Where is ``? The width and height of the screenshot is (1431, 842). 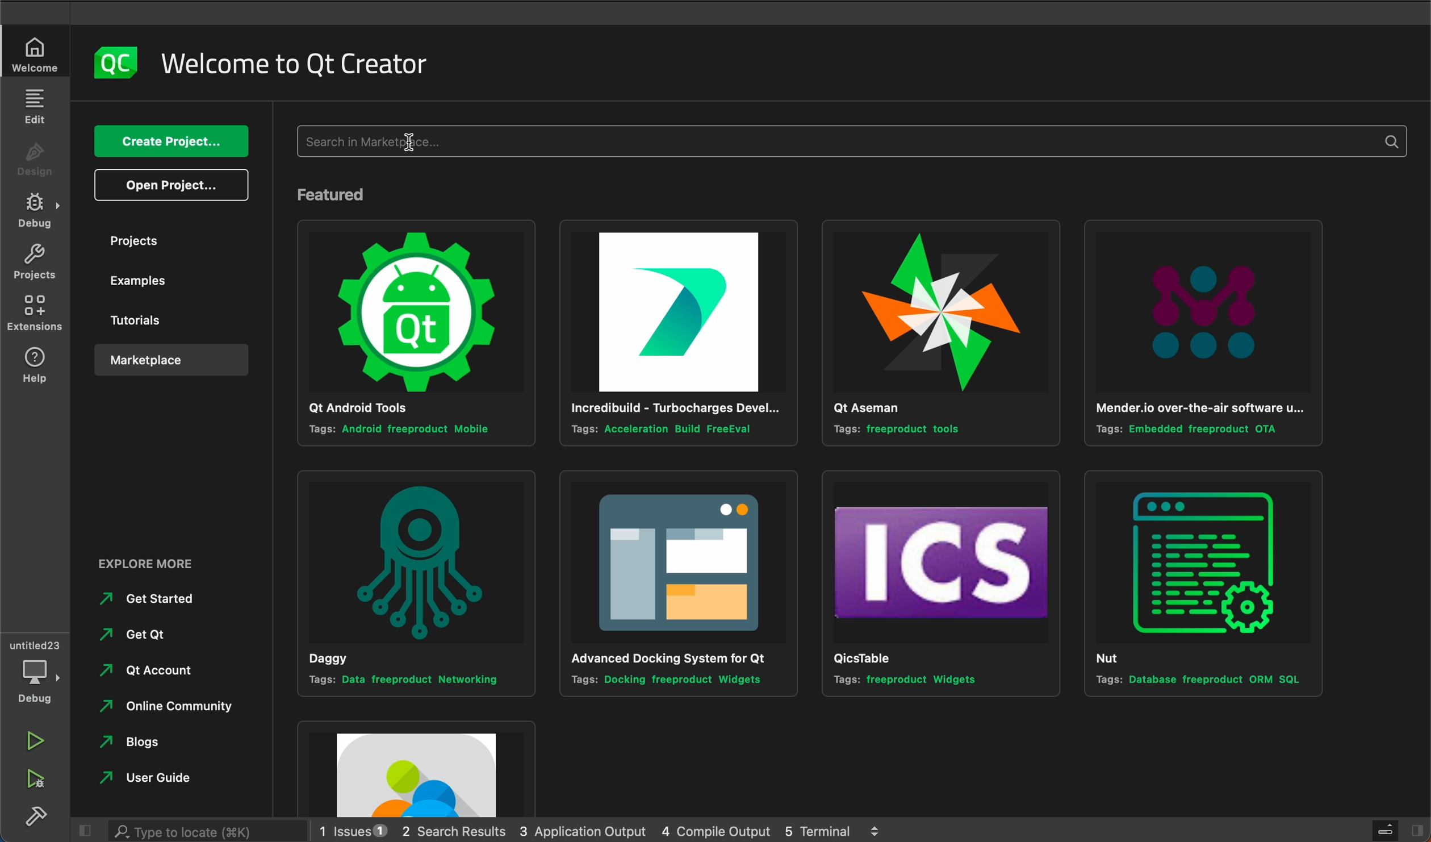
 is located at coordinates (413, 331).